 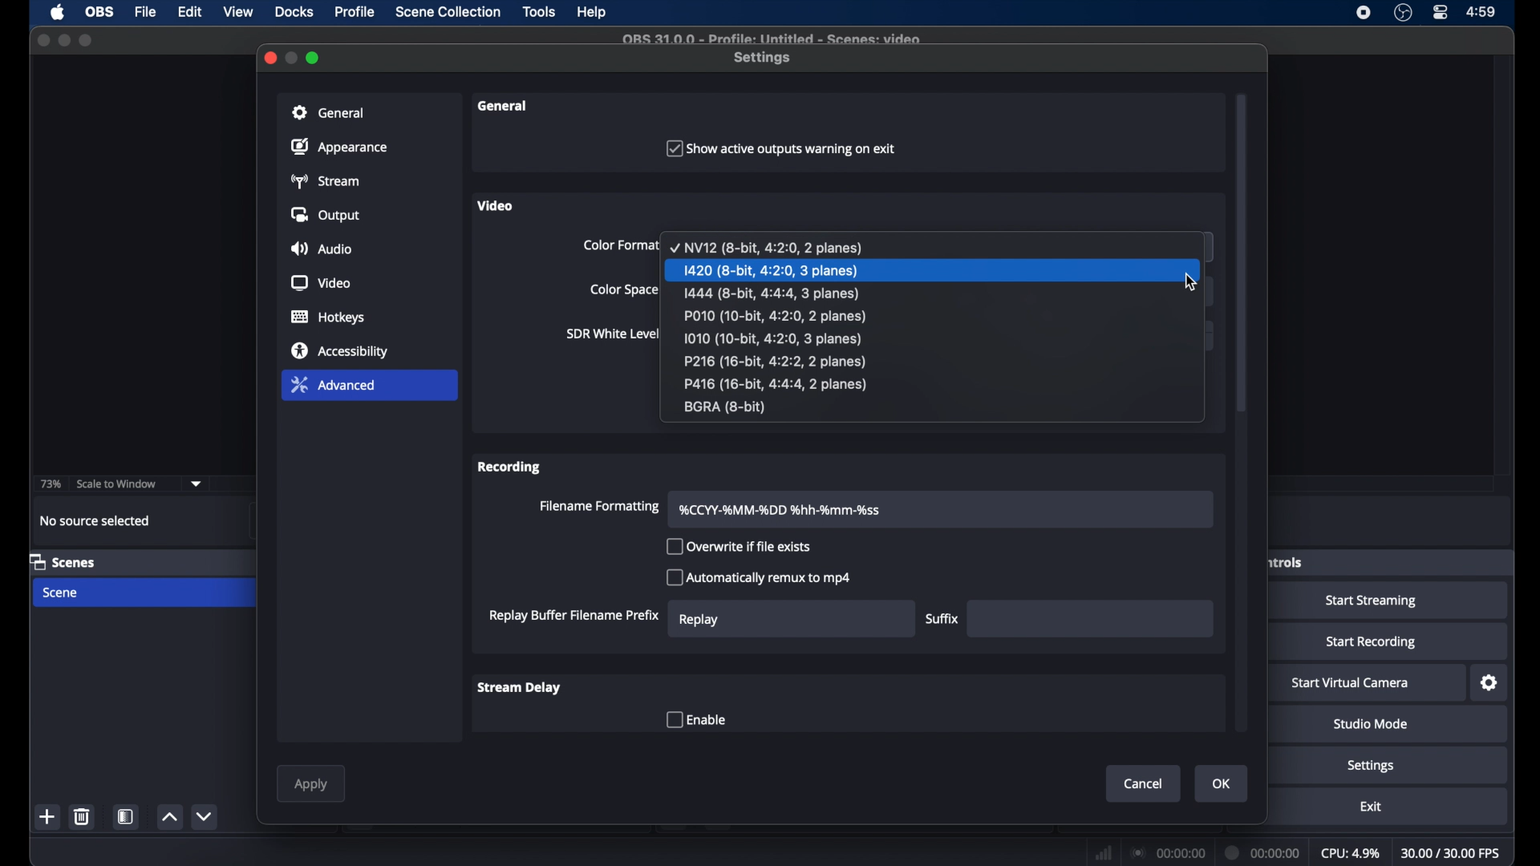 What do you see at coordinates (313, 785) in the screenshot?
I see `apply` at bounding box center [313, 785].